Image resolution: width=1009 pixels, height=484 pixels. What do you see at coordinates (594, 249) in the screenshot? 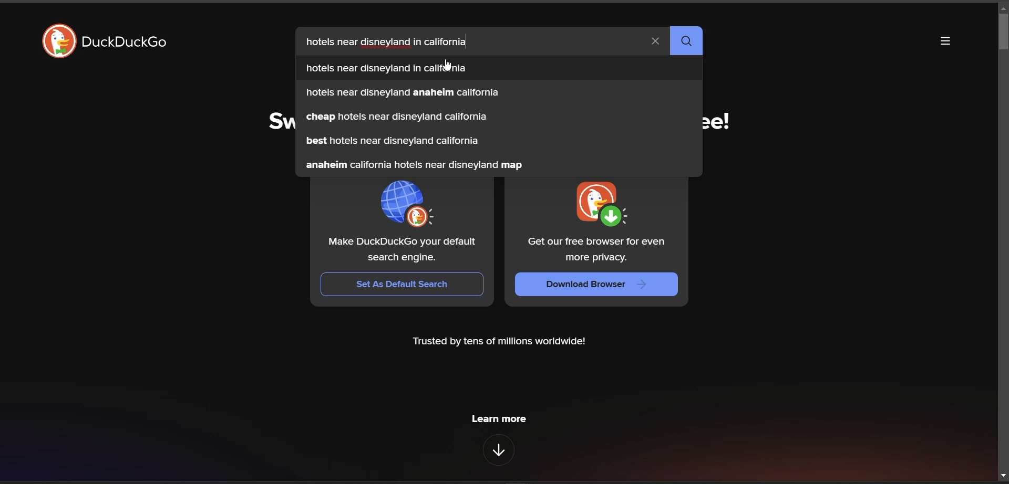
I see `text` at bounding box center [594, 249].